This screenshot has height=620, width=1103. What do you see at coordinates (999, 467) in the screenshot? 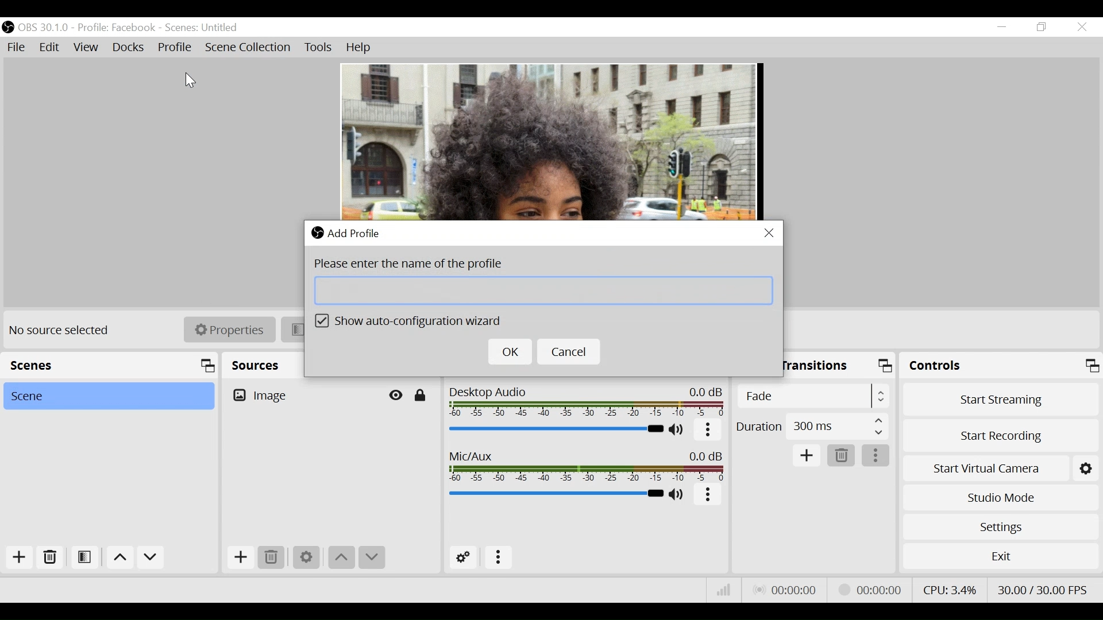
I see `Start Virtual Camera` at bounding box center [999, 467].